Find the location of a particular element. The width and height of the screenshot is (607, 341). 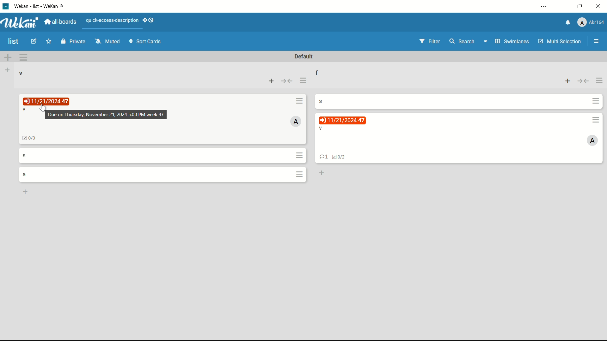

notifications is located at coordinates (568, 23).